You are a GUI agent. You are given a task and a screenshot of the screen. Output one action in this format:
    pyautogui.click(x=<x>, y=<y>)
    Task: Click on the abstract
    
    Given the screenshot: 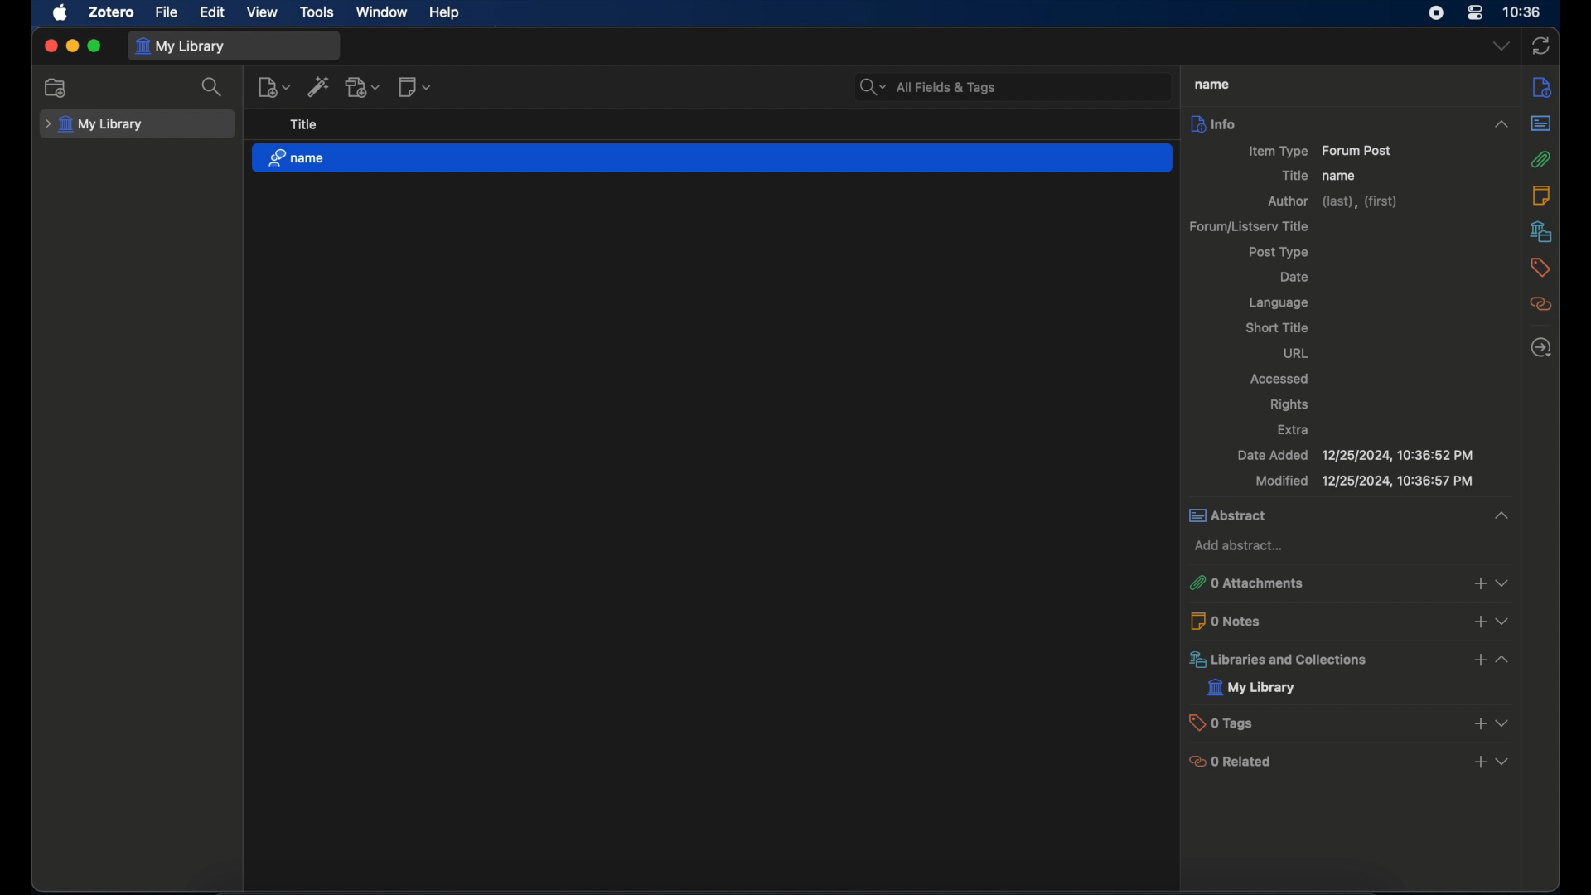 What is the action you would take?
    pyautogui.click(x=1349, y=515)
    